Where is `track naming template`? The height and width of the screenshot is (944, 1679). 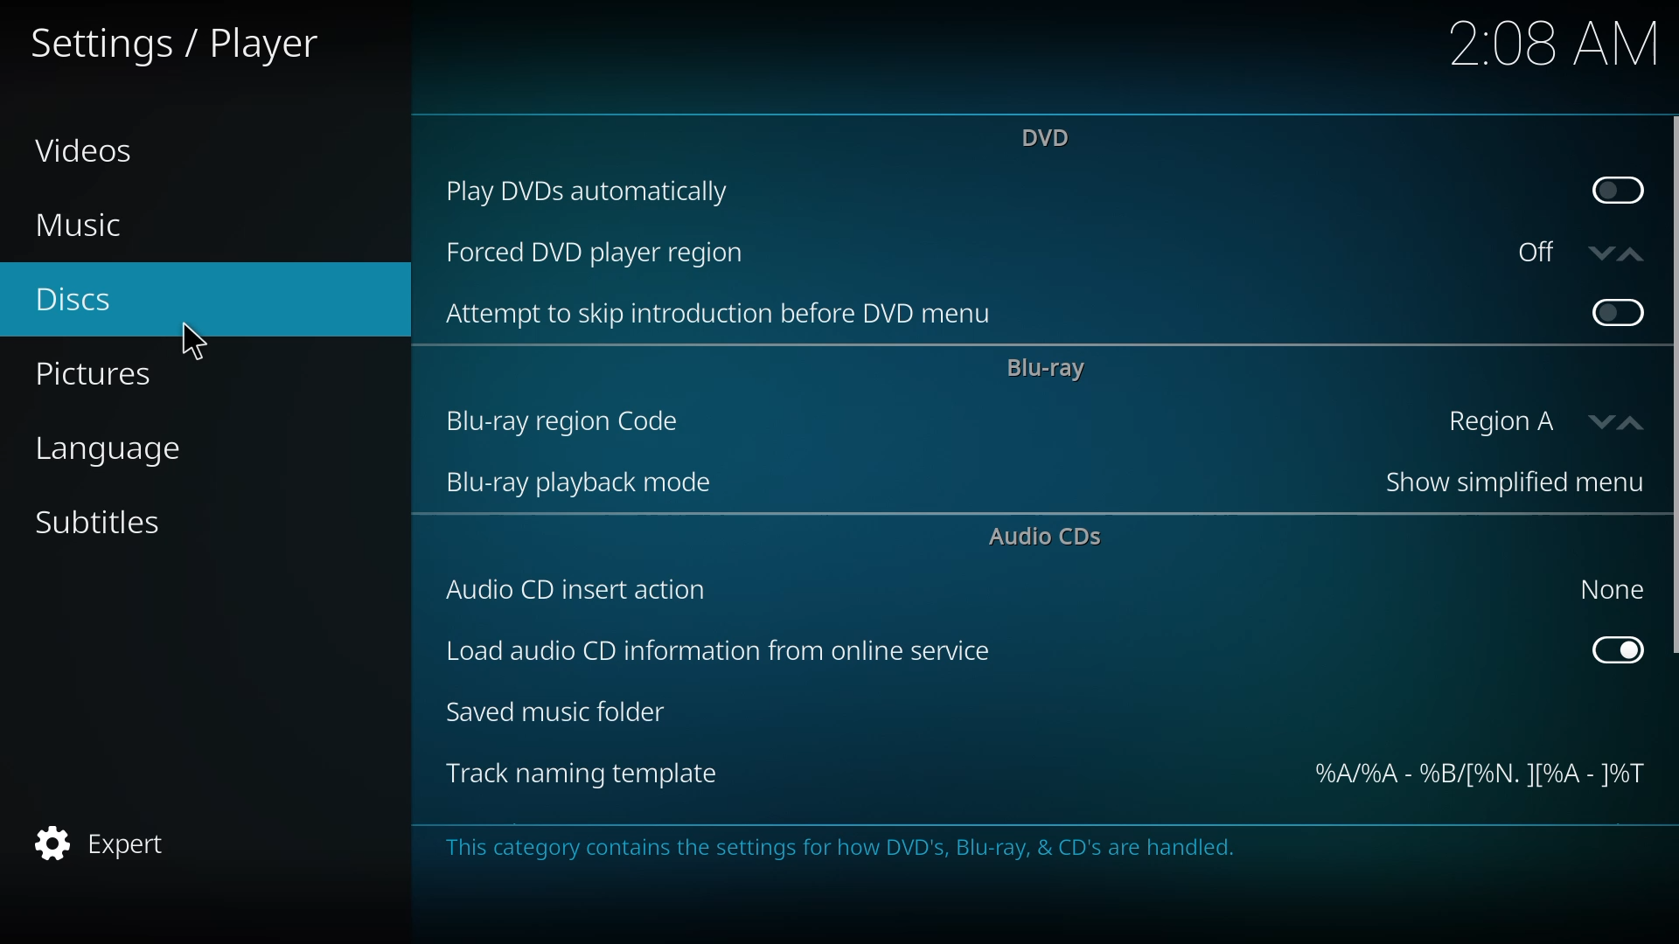 track naming template is located at coordinates (582, 774).